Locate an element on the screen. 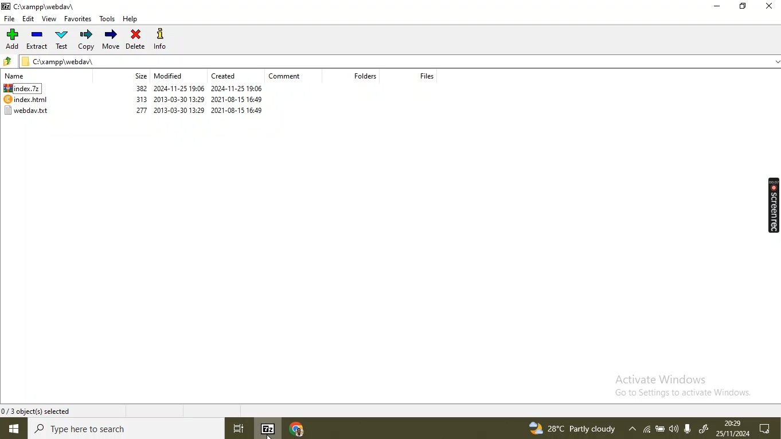   is located at coordinates (179, 88).